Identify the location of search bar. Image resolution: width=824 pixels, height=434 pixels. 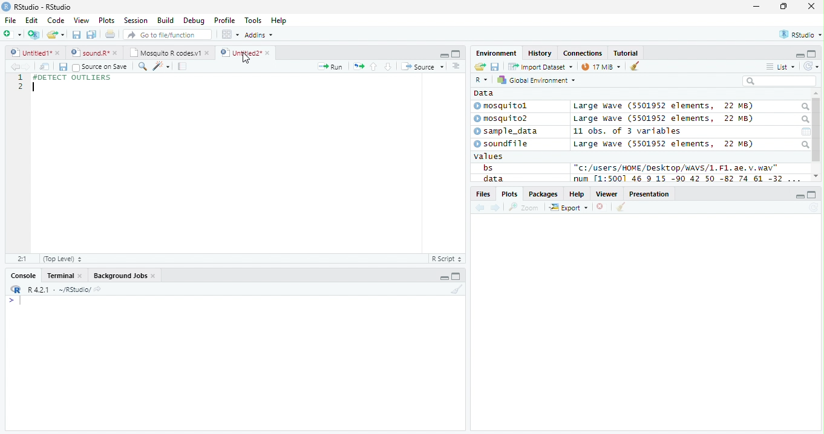
(779, 80).